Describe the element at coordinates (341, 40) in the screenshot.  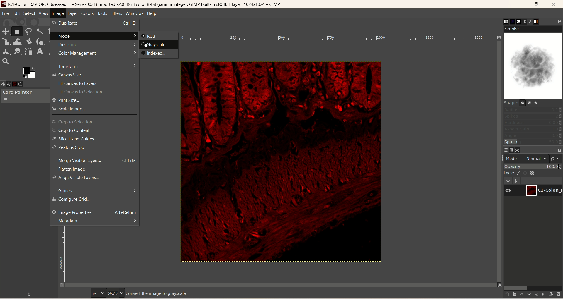
I see `scale bar` at that location.